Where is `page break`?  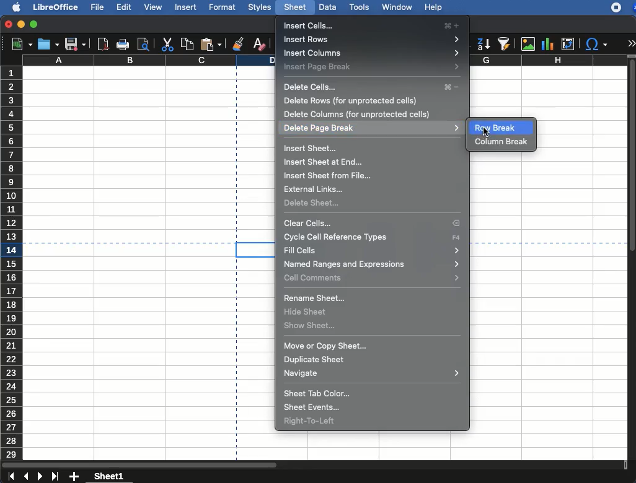
page break is located at coordinates (236, 362).